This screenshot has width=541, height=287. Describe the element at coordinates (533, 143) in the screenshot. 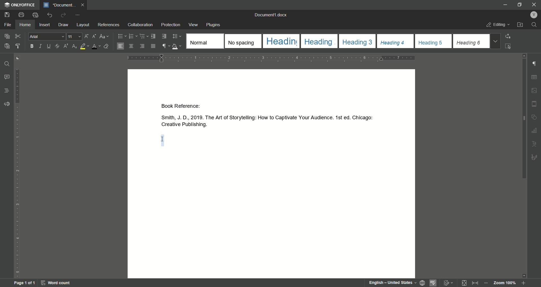

I see `text` at that location.